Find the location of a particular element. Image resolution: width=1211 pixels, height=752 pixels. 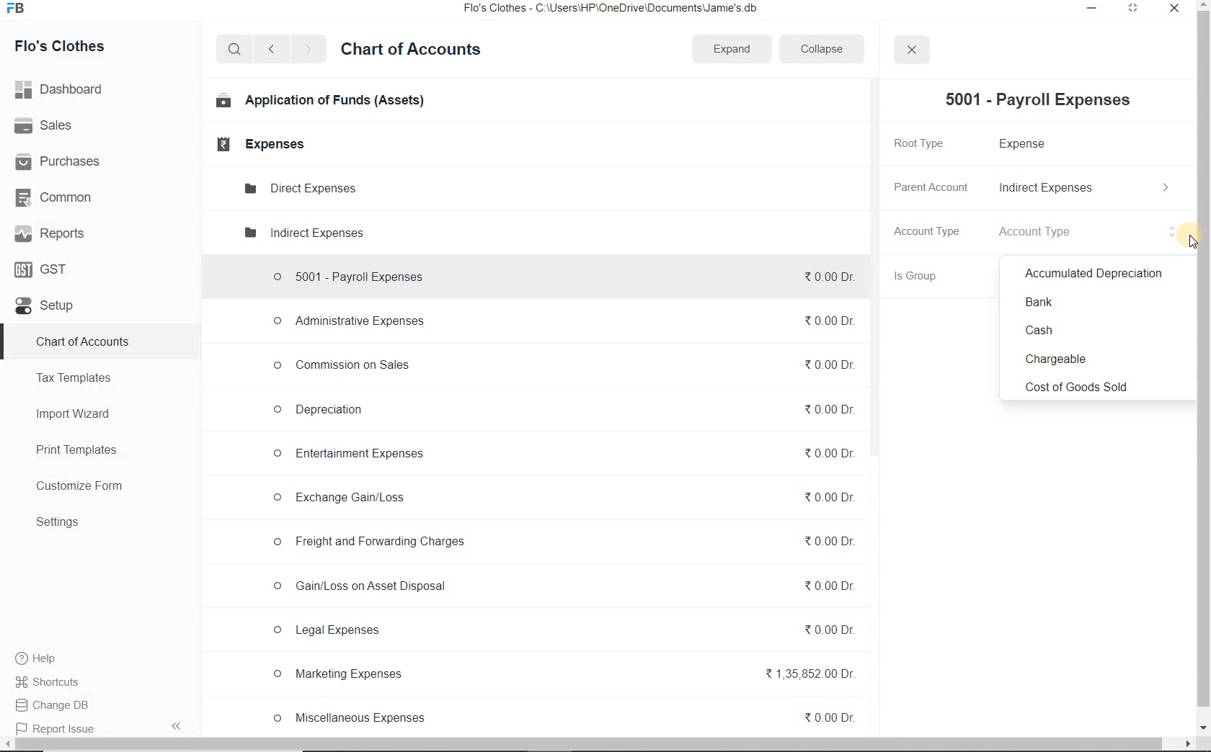

Sales is located at coordinates (46, 125).